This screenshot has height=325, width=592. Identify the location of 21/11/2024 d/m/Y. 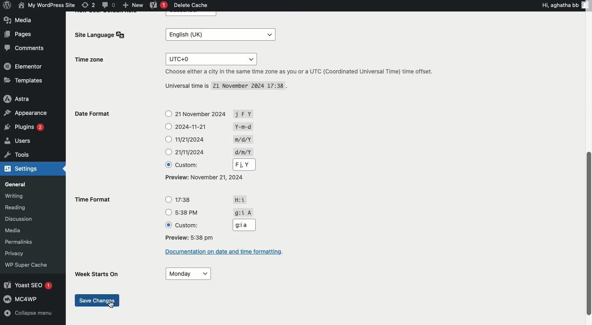
(209, 151).